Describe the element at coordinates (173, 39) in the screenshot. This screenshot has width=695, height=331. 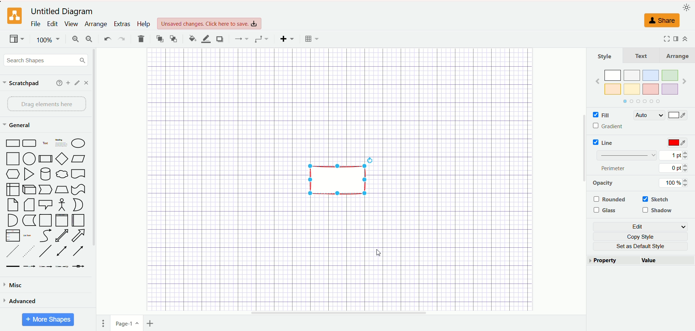
I see `to back` at that location.